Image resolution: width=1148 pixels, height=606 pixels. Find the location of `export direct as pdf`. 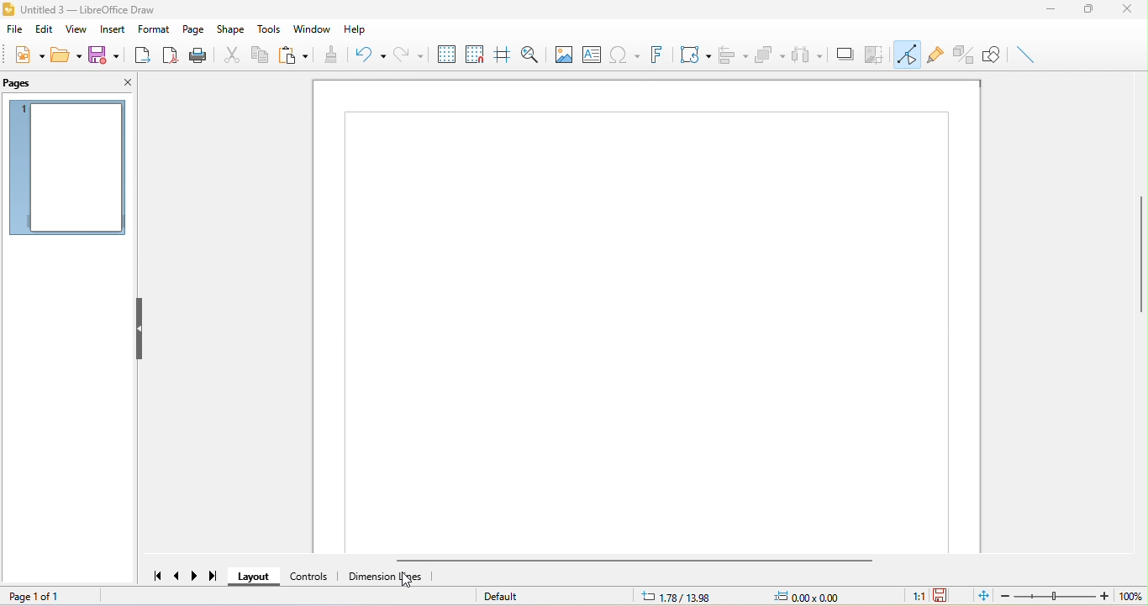

export direct as pdf is located at coordinates (171, 55).